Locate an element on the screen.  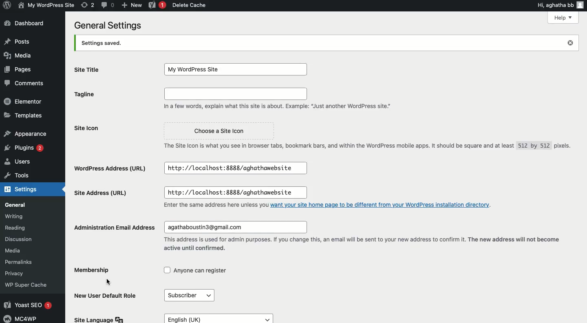
The Site Icon is what you see in browser tabs, bookmark bars, and within the WordPress mobile apps. It should be square and at least 512 by 512 pixels. is located at coordinates (368, 147).